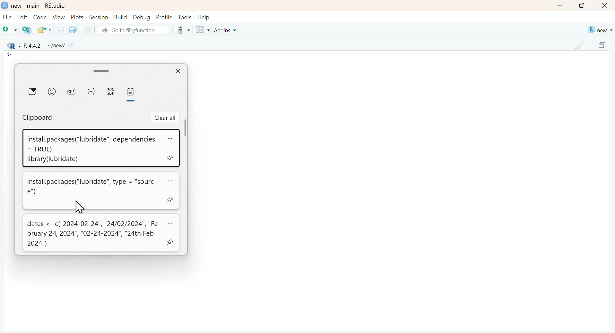 This screenshot has width=615, height=333. What do you see at coordinates (169, 199) in the screenshot?
I see `pin` at bounding box center [169, 199].